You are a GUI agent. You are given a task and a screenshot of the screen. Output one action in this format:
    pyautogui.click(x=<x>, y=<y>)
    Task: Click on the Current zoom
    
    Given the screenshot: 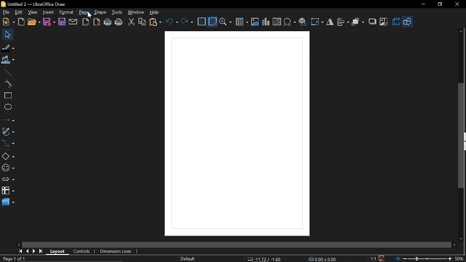 What is the action you would take?
    pyautogui.click(x=460, y=258)
    